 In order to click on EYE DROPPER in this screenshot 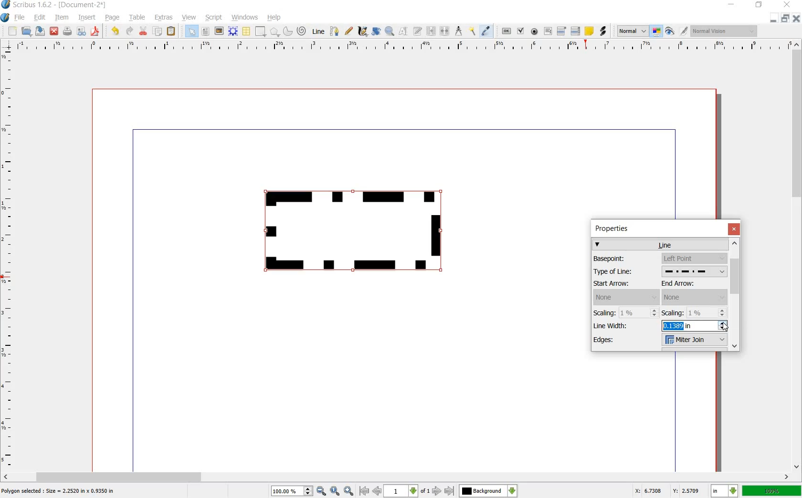, I will do `click(487, 31)`.